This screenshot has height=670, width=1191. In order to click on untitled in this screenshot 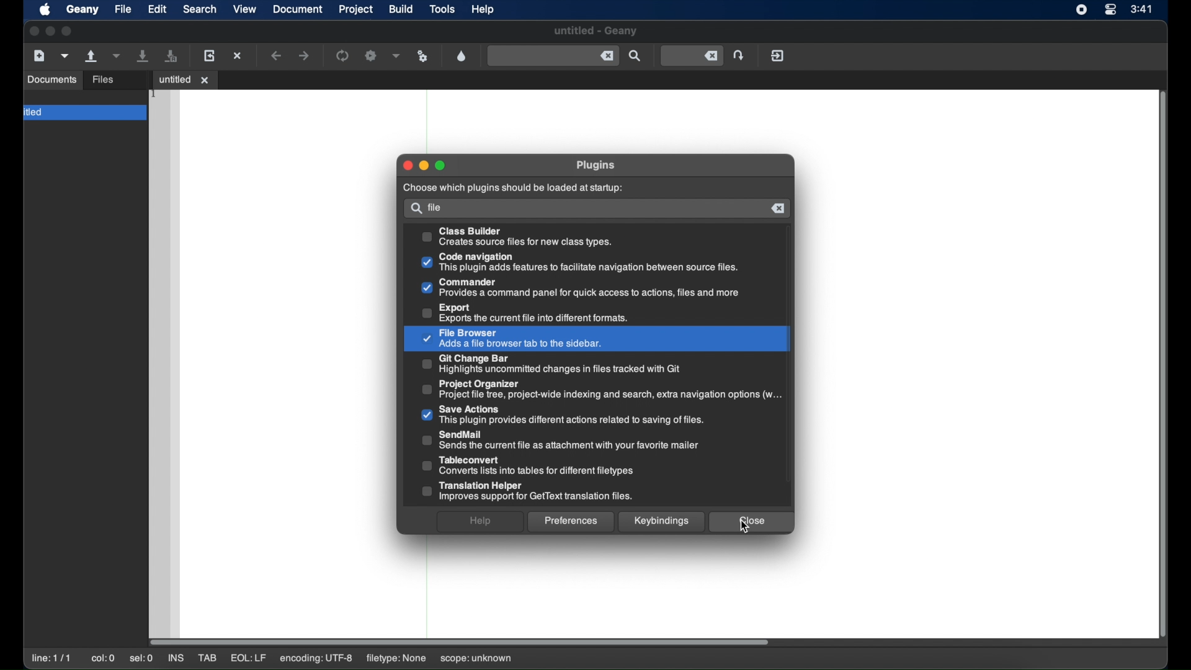, I will do `click(84, 114)`.